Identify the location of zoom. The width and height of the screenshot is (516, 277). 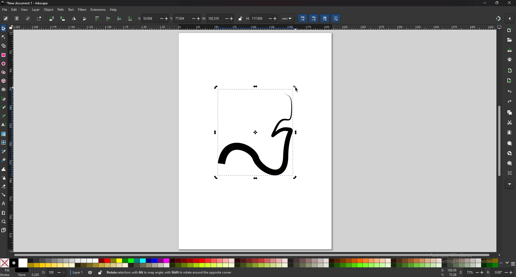
(3, 222).